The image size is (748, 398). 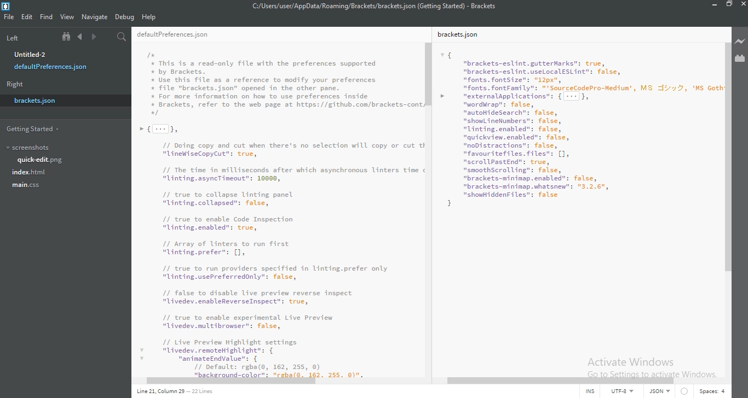 I want to click on scroll bar, so click(x=274, y=381).